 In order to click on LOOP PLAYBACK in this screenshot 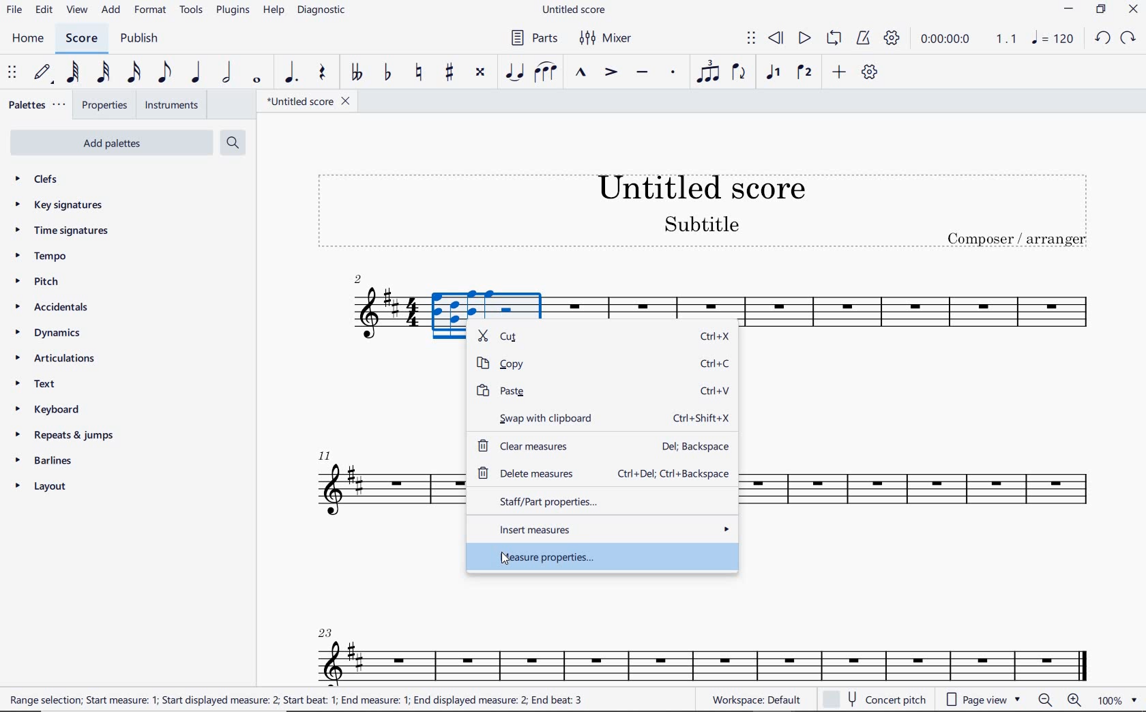, I will do `click(834, 40)`.